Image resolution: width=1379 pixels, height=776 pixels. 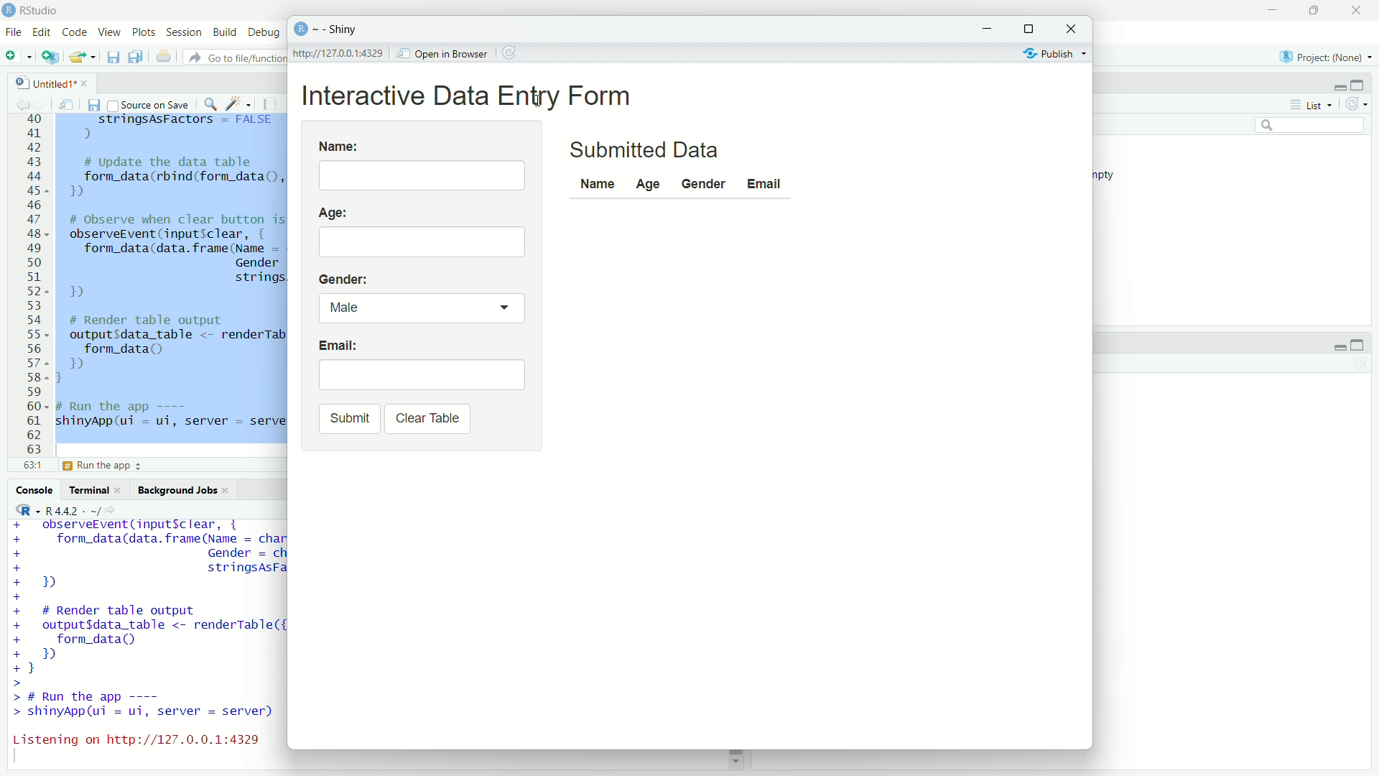 I want to click on minimize, so click(x=991, y=27).